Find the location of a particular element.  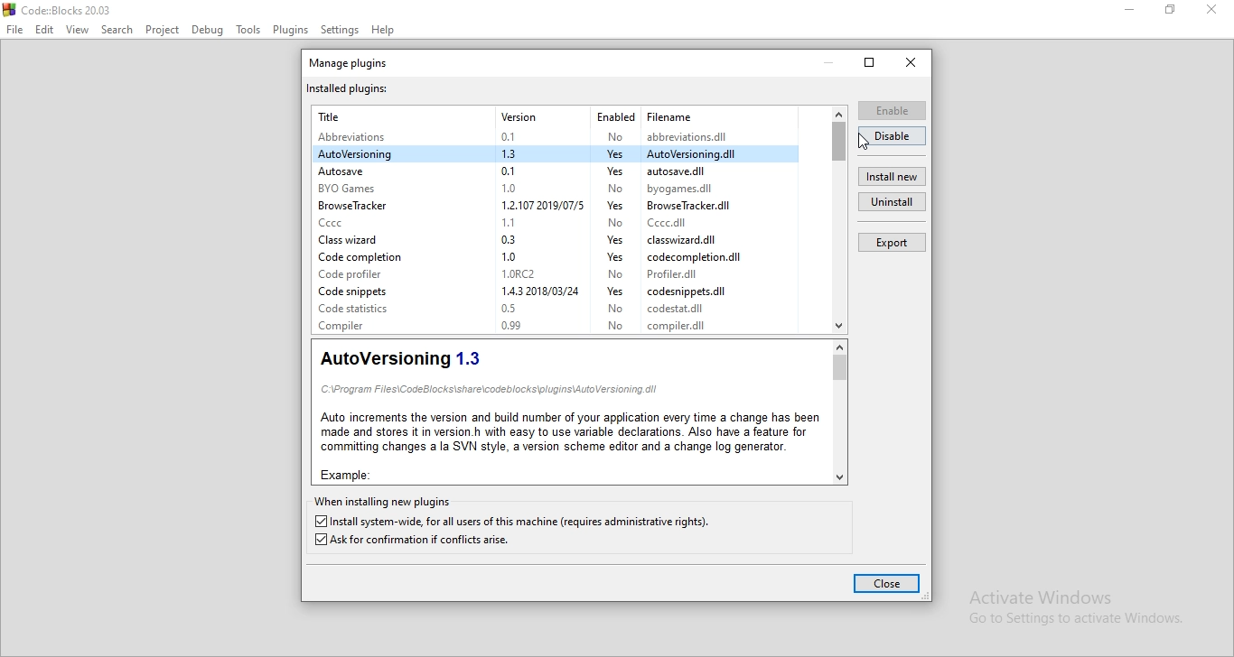

Version is located at coordinates (520, 116).